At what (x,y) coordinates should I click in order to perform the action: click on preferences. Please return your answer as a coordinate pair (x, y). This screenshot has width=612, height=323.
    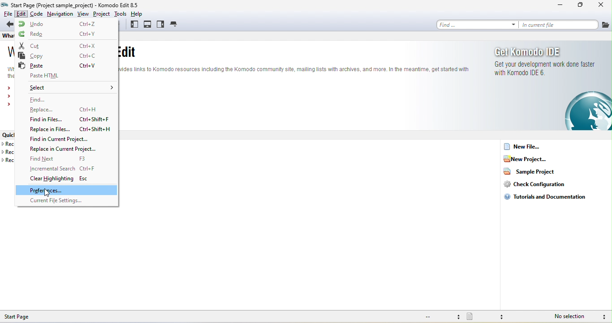
    Looking at the image, I should click on (66, 191).